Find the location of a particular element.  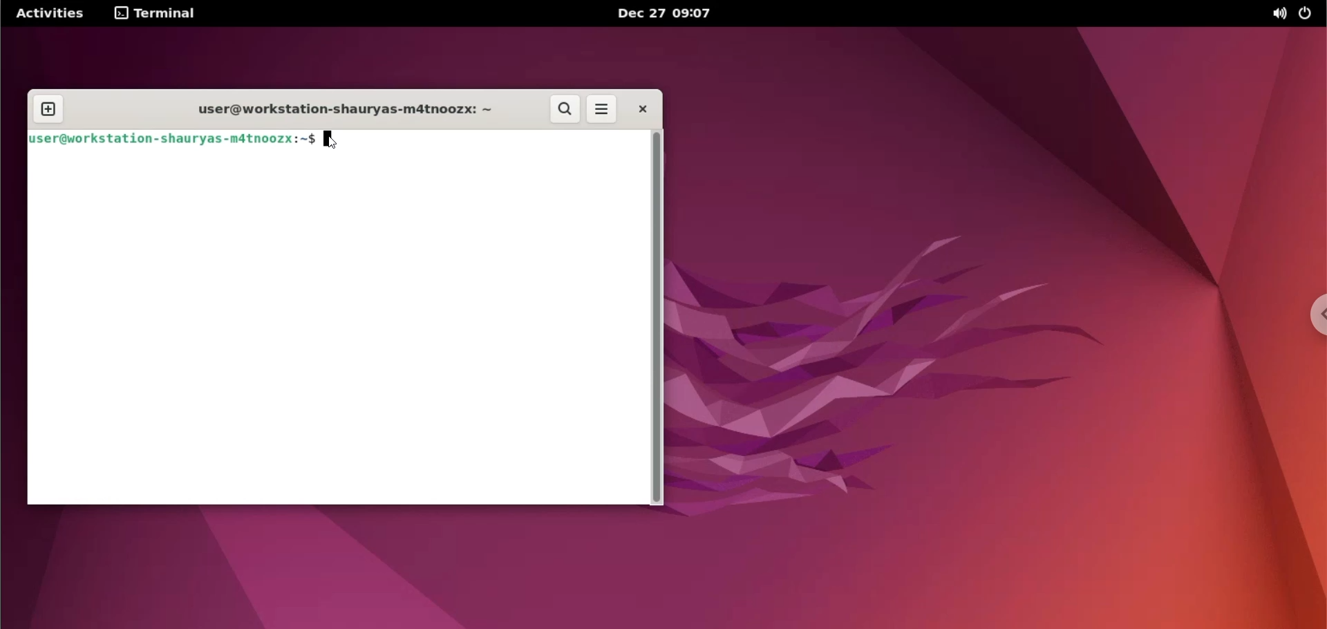

power options is located at coordinates (1308, 12).